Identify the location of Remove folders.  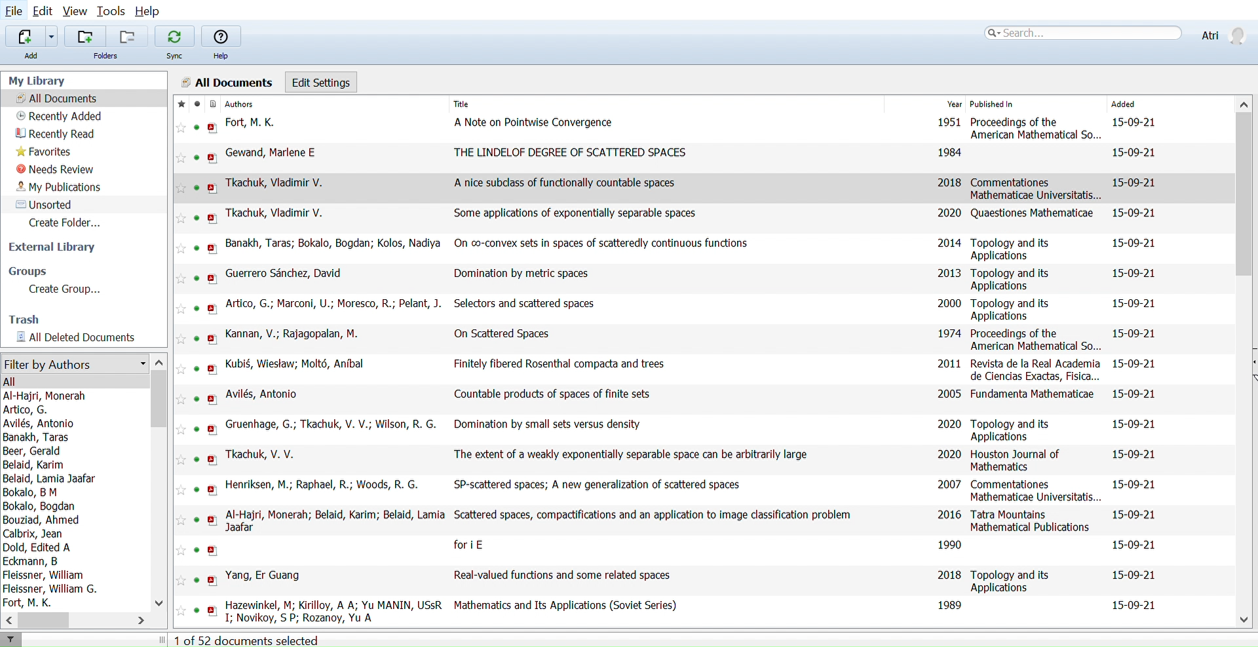
(126, 37).